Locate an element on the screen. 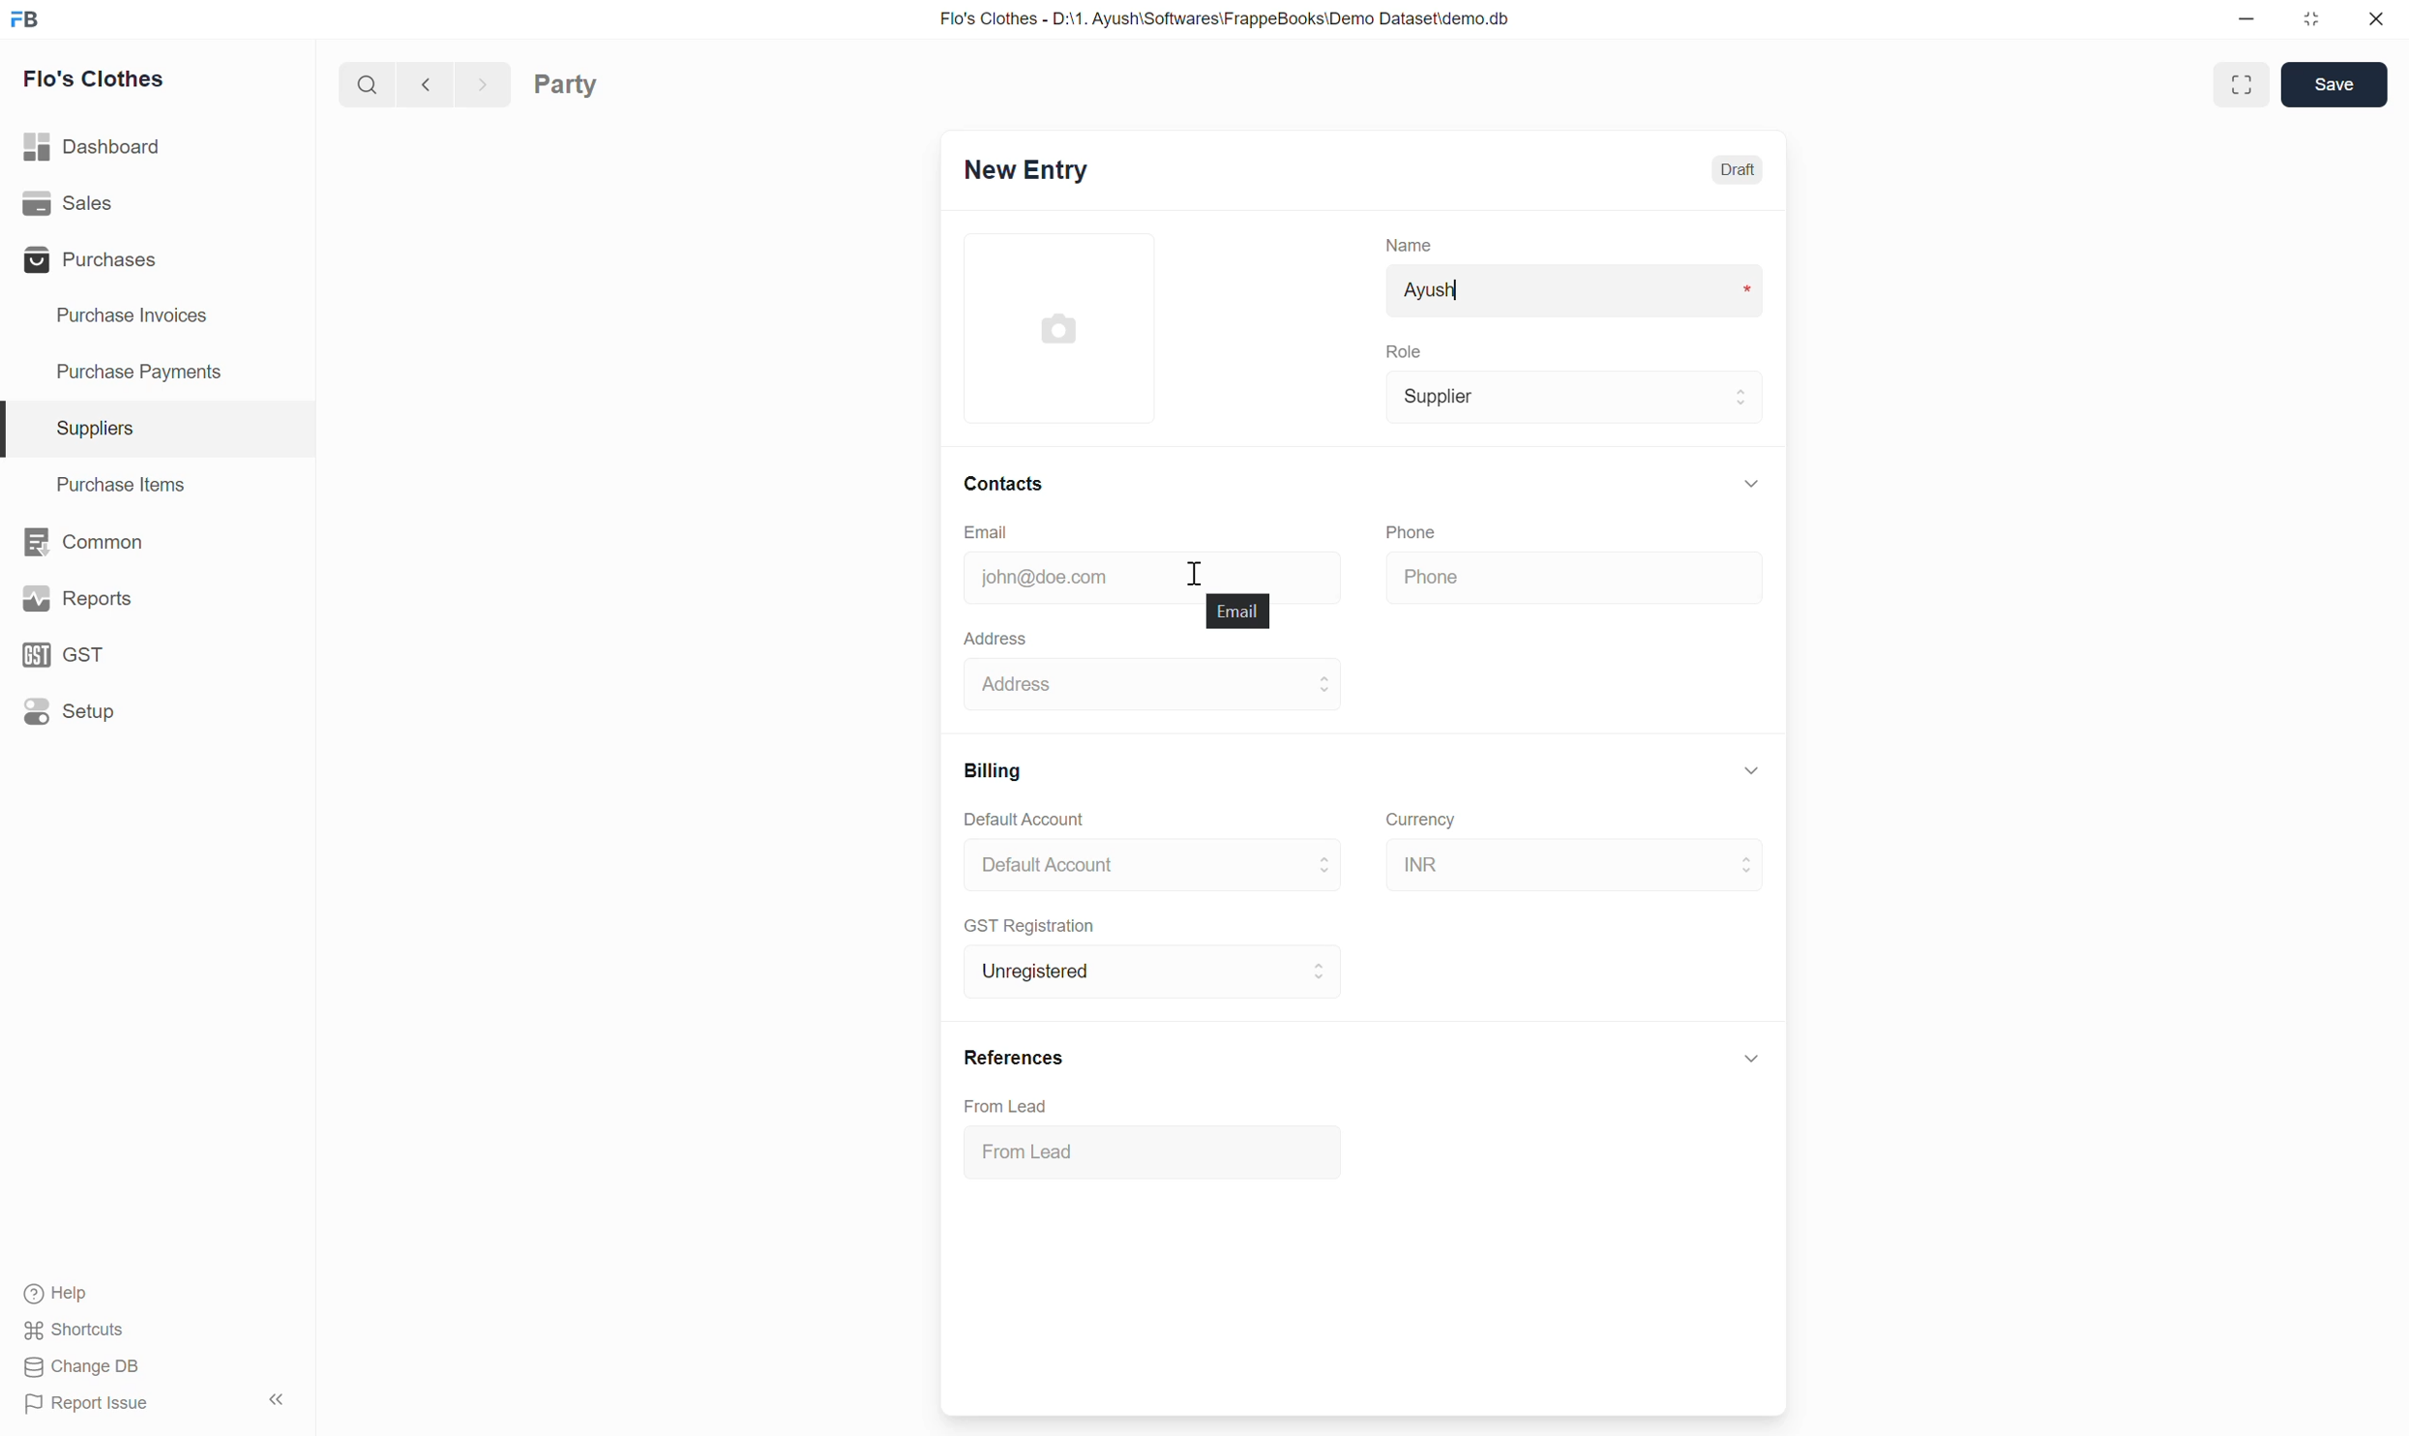  Change DB is located at coordinates (86, 1366).